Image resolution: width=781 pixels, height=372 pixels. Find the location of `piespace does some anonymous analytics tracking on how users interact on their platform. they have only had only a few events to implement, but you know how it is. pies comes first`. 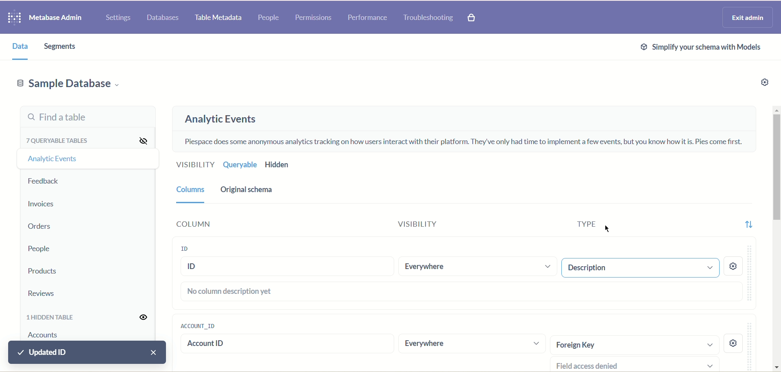

piespace does some anonymous analytics tracking on how users interact on their platform. they have only had only a few events to implement, but you know how it is. pies comes first is located at coordinates (462, 142).